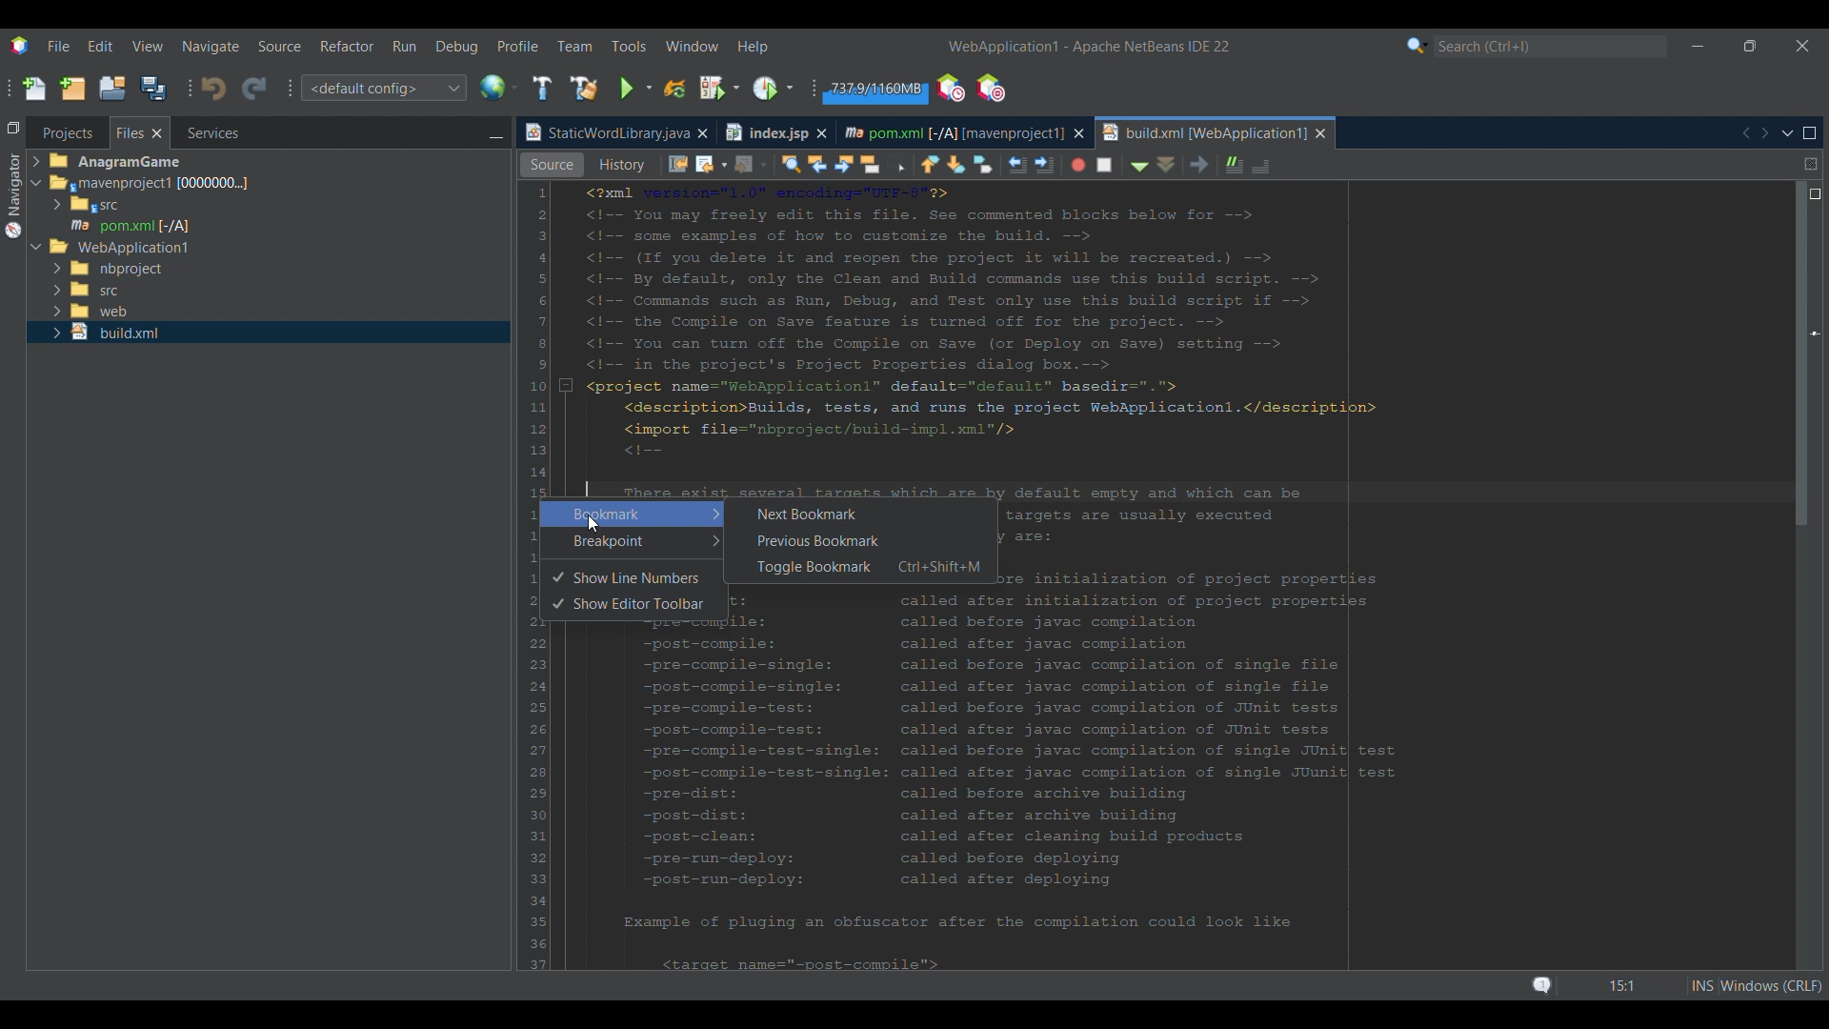  Describe the element at coordinates (518, 46) in the screenshot. I see `Profile menu` at that location.